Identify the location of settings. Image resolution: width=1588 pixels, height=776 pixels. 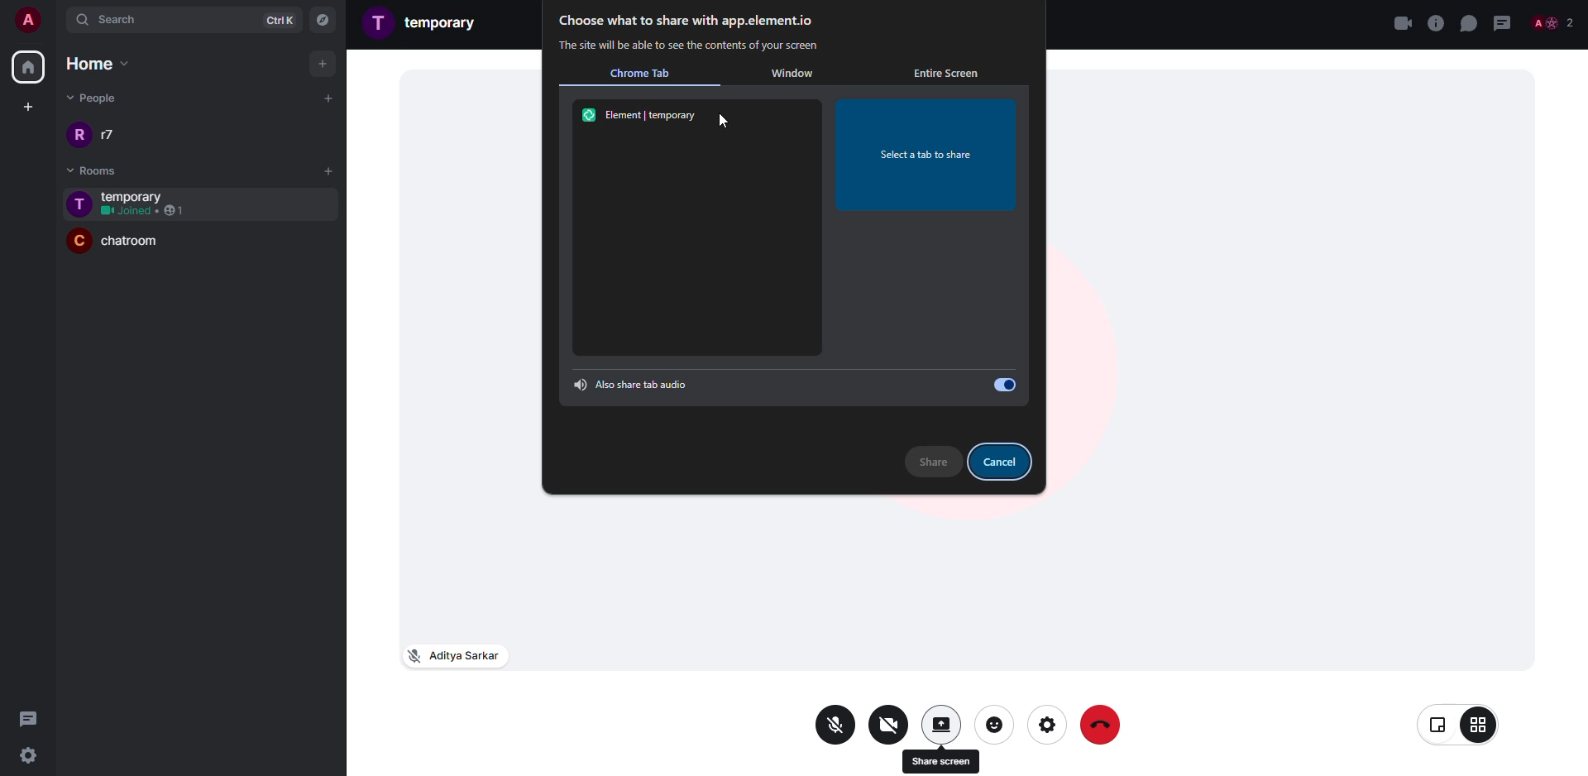
(1045, 725).